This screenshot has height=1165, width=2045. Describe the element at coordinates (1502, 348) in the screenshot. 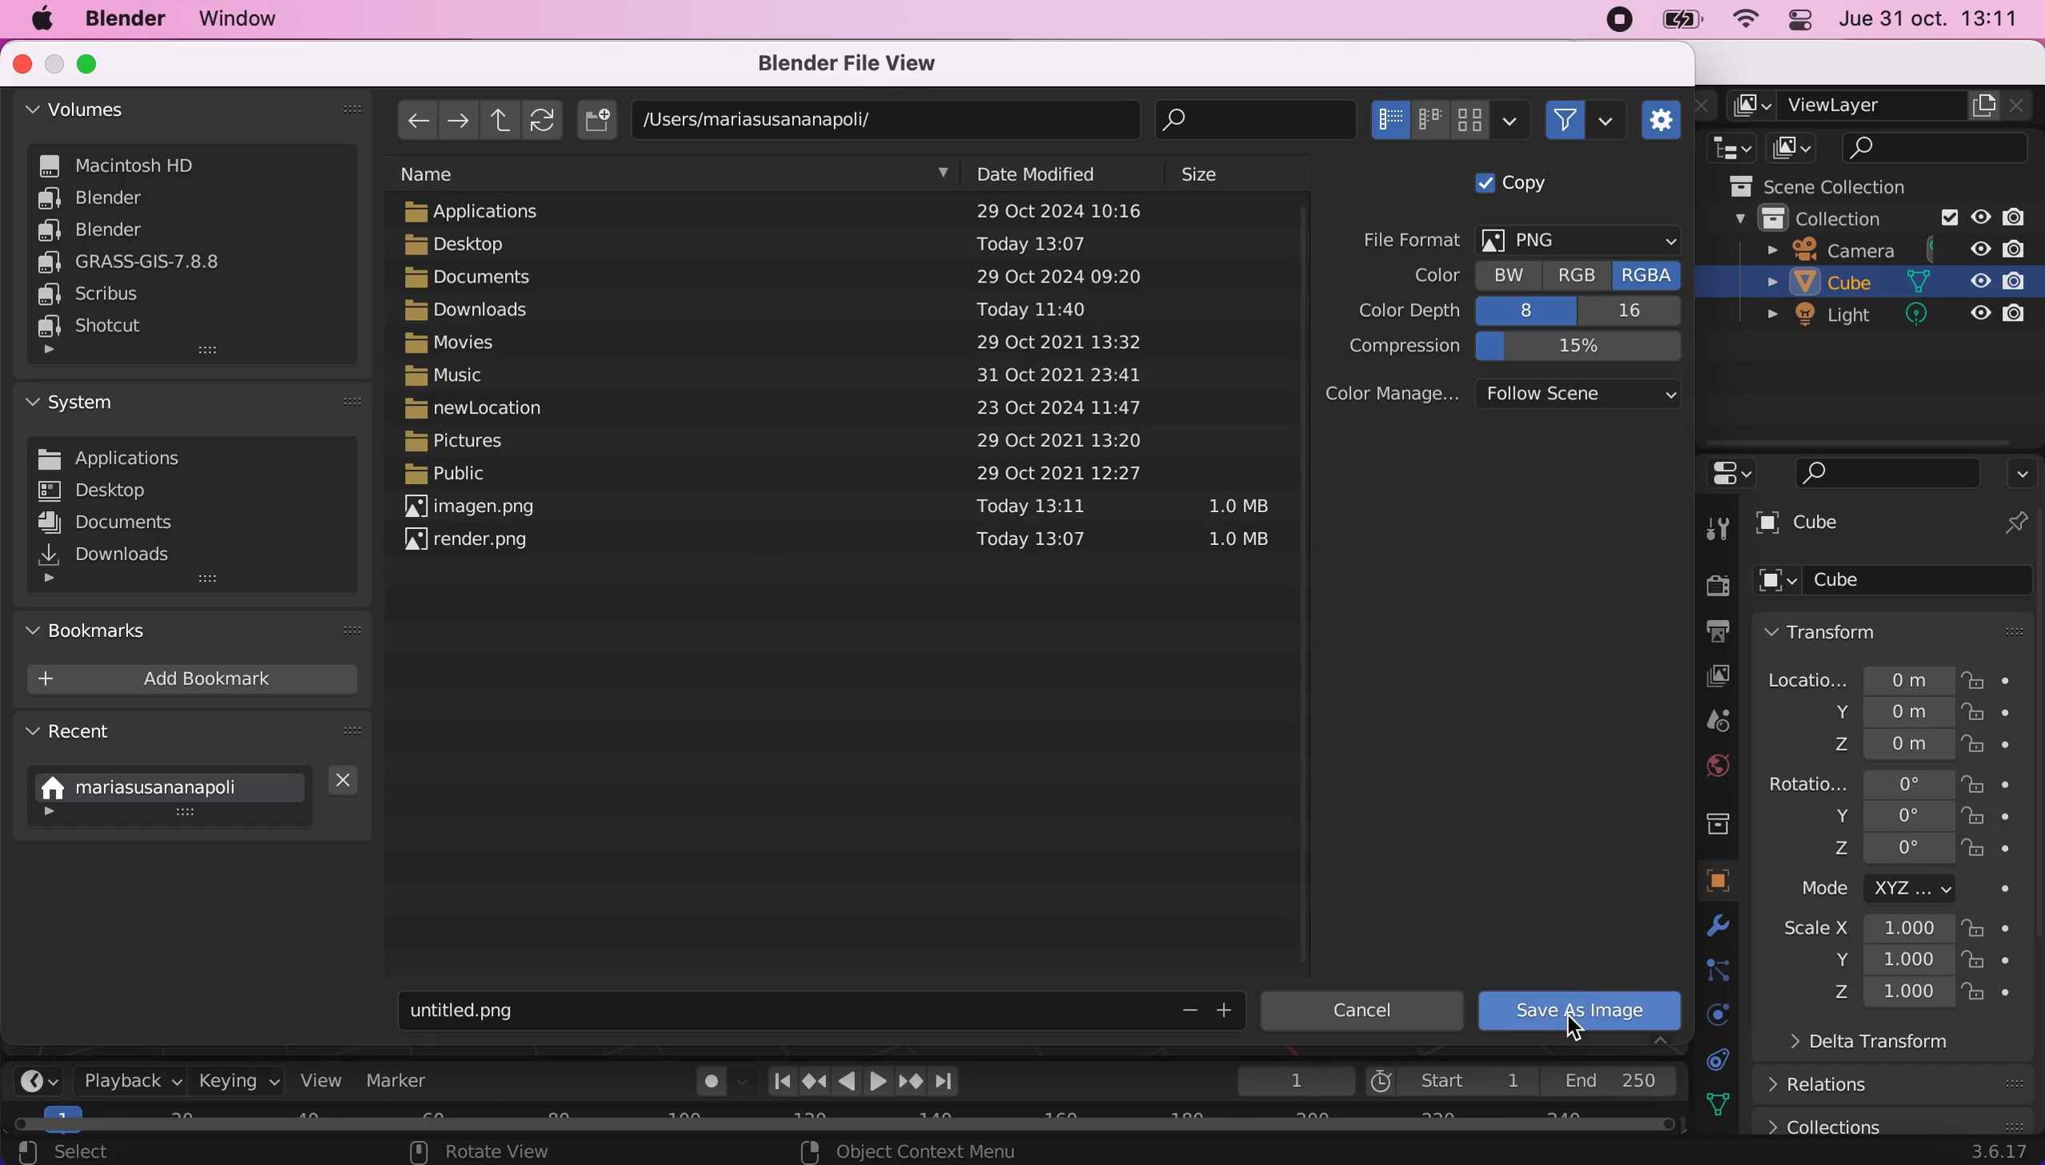

I see `compression` at that location.